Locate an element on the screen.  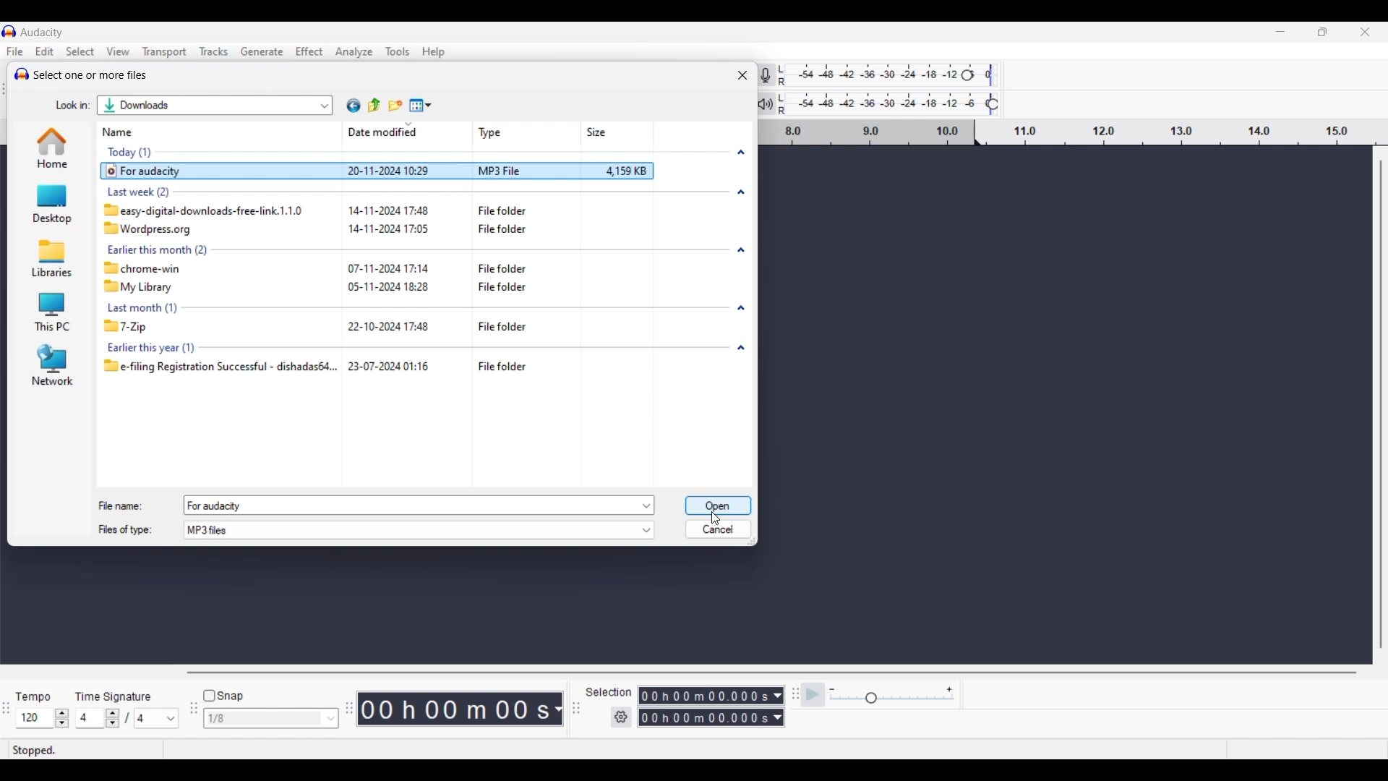
Recording level is located at coordinates (896, 77).